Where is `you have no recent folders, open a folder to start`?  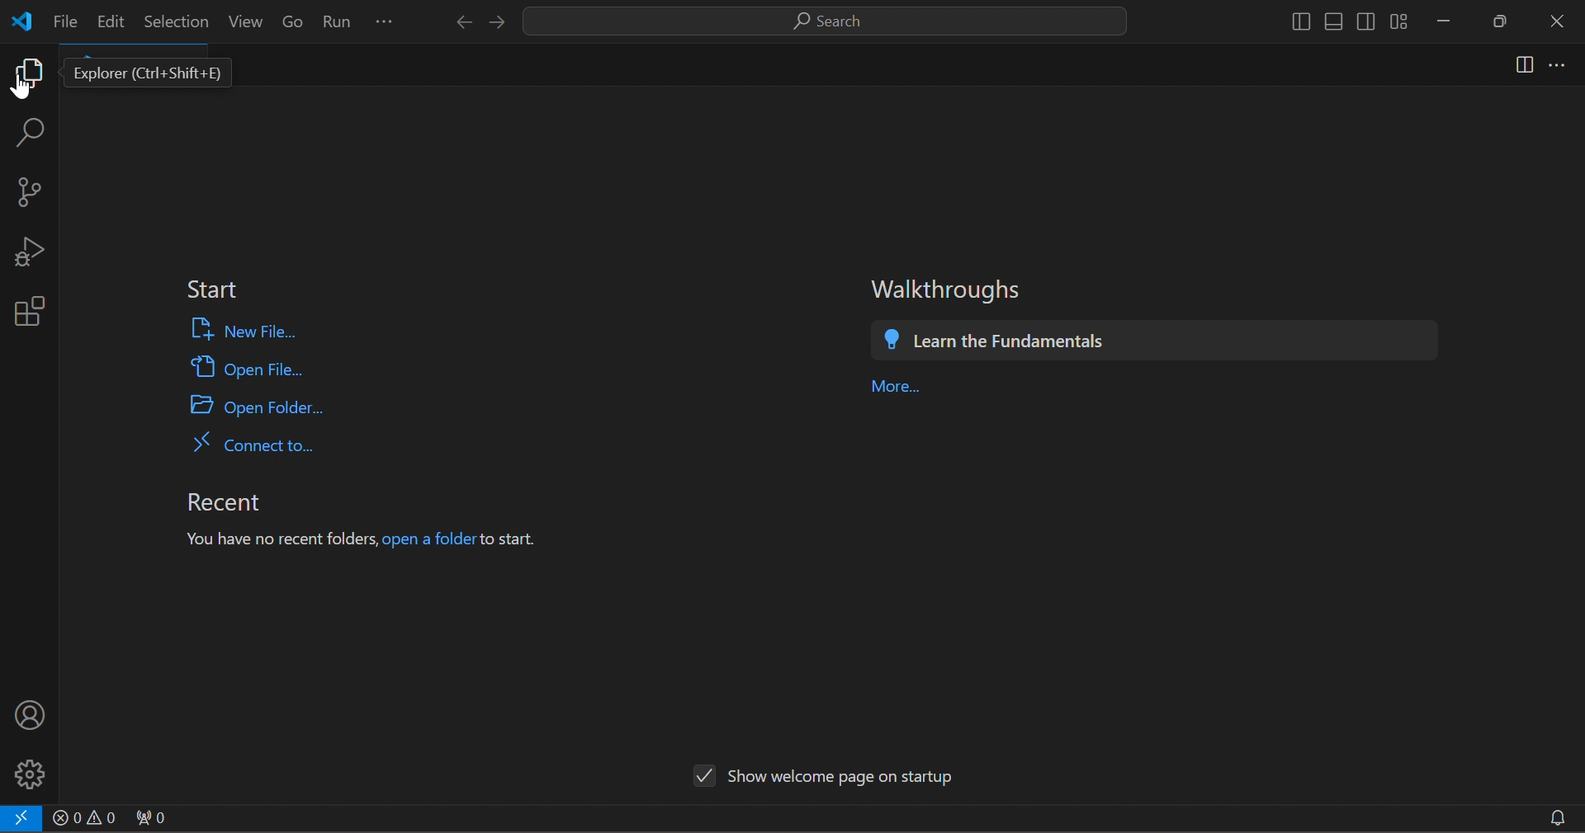 you have no recent folders, open a folder to start is located at coordinates (363, 538).